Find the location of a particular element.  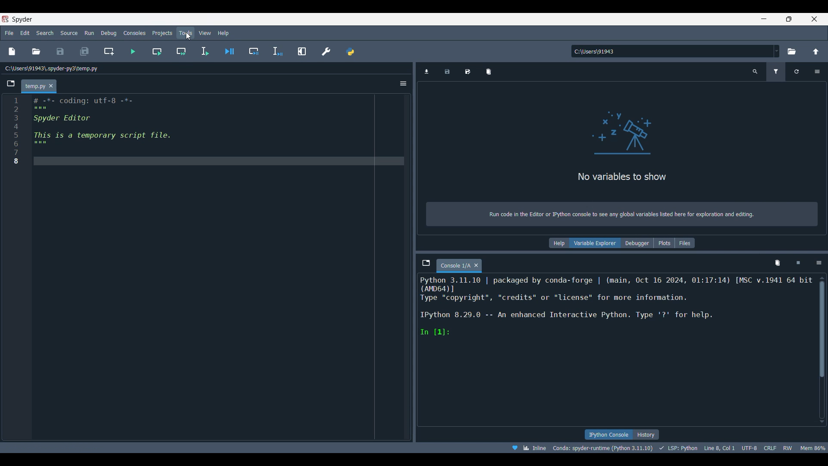

Software logo is located at coordinates (5, 19).